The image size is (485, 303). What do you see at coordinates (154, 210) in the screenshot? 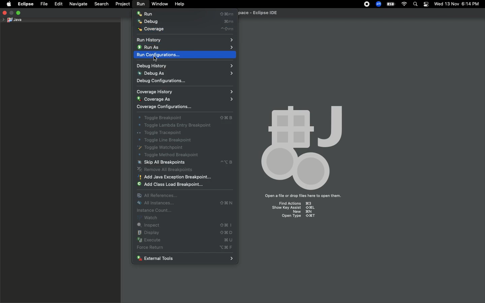
I see `Instance count` at bounding box center [154, 210].